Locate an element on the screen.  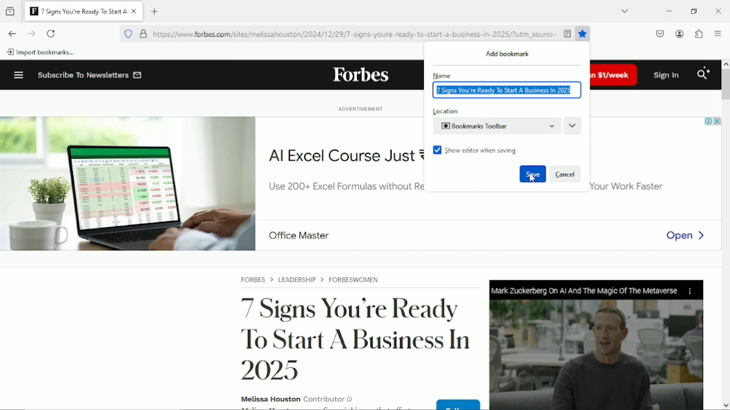
Save to pocket is located at coordinates (660, 33).